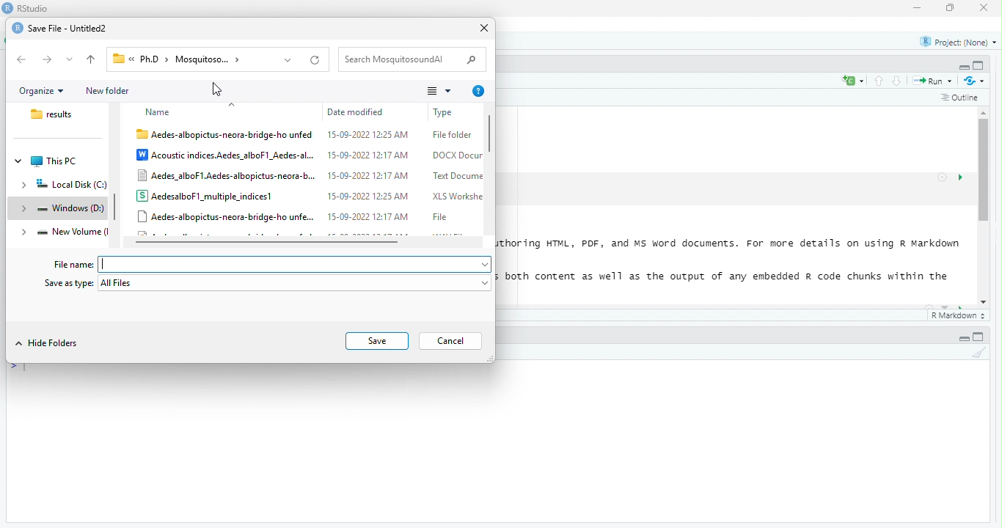 This screenshot has width=1002, height=528. Describe the element at coordinates (489, 169) in the screenshot. I see `scrollbar` at that location.